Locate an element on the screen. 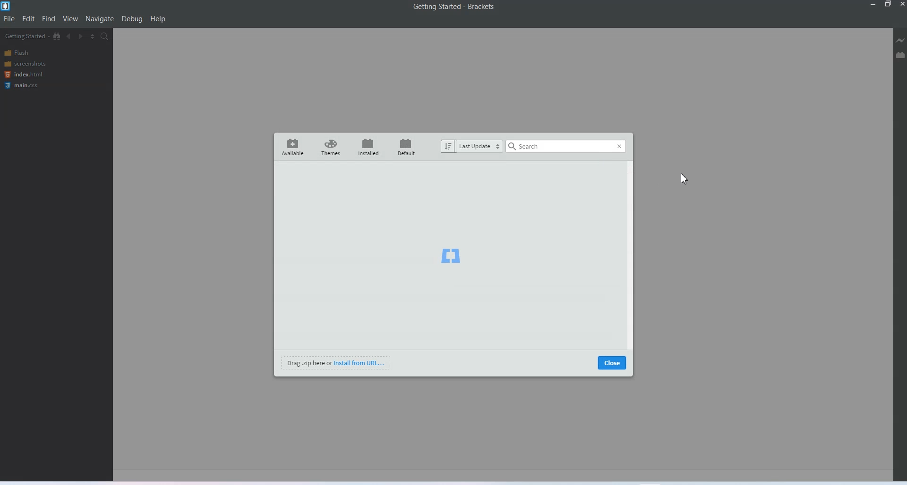 The width and height of the screenshot is (907, 485). Close is located at coordinates (612, 362).